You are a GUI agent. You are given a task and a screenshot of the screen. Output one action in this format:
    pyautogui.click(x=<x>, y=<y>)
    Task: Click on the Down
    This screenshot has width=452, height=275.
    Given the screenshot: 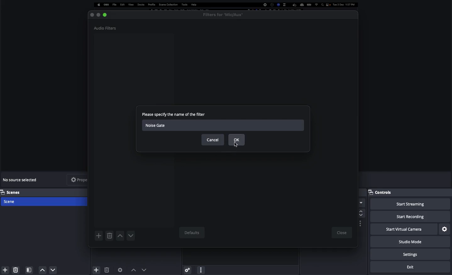 What is the action you would take?
    pyautogui.click(x=53, y=271)
    